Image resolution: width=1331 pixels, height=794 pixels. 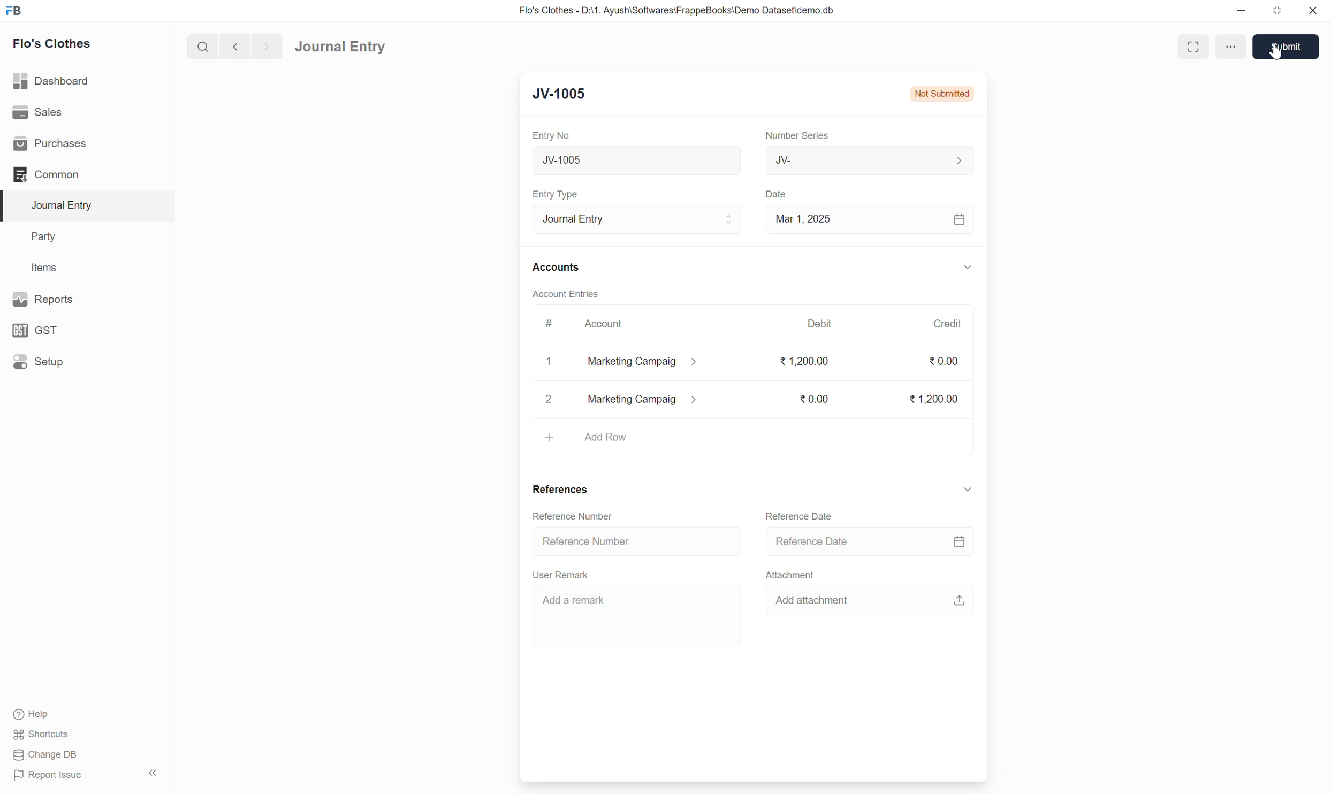 I want to click on upload, so click(x=957, y=600).